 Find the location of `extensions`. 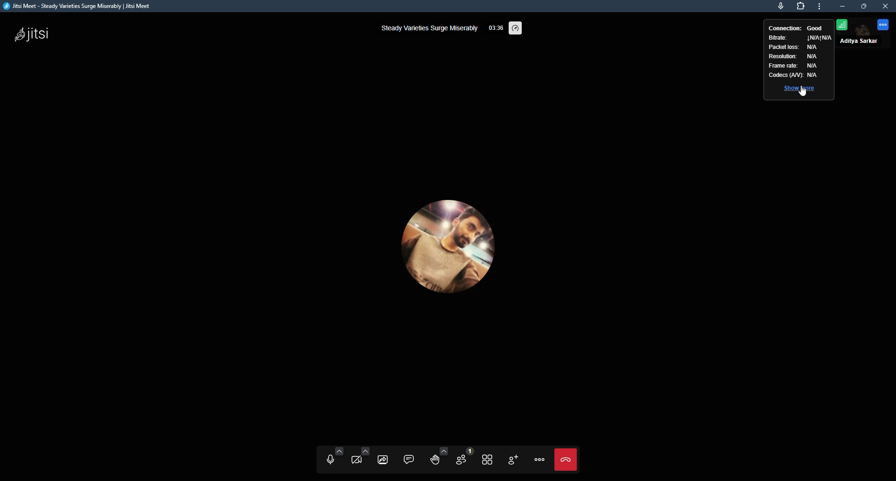

extensions is located at coordinates (801, 6).